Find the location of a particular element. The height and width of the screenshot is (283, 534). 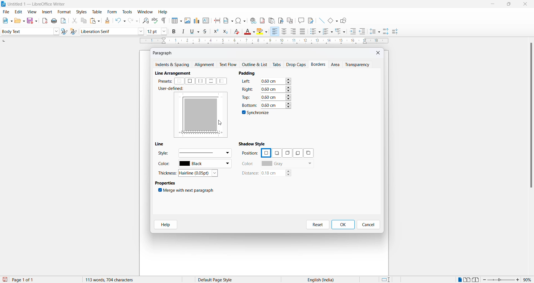

indent and spacing is located at coordinates (173, 65).